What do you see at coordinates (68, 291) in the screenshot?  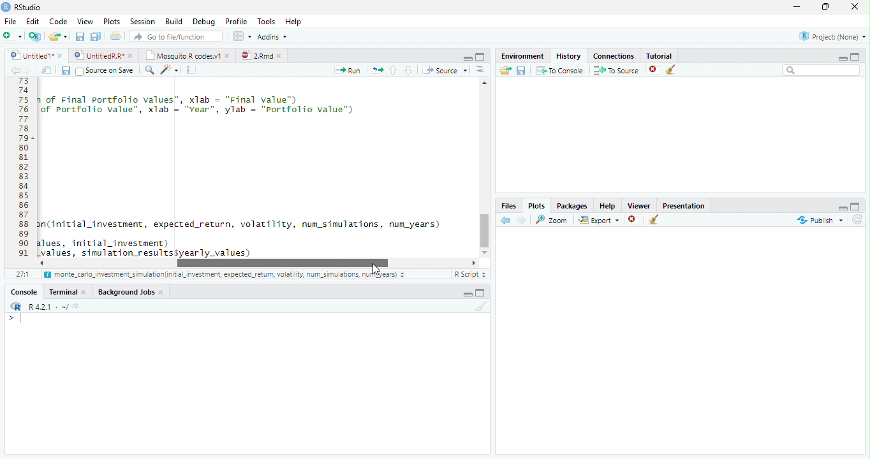 I see `Terminal` at bounding box center [68, 291].